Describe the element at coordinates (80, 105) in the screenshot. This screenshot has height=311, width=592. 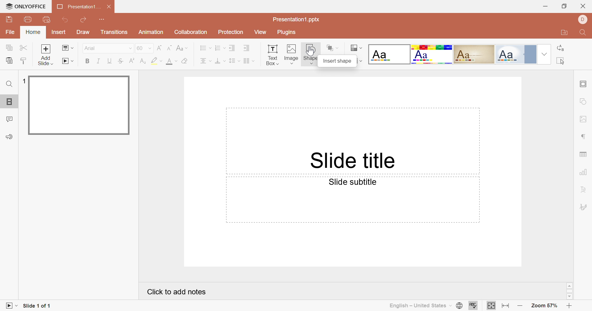
I see `Slide` at that location.